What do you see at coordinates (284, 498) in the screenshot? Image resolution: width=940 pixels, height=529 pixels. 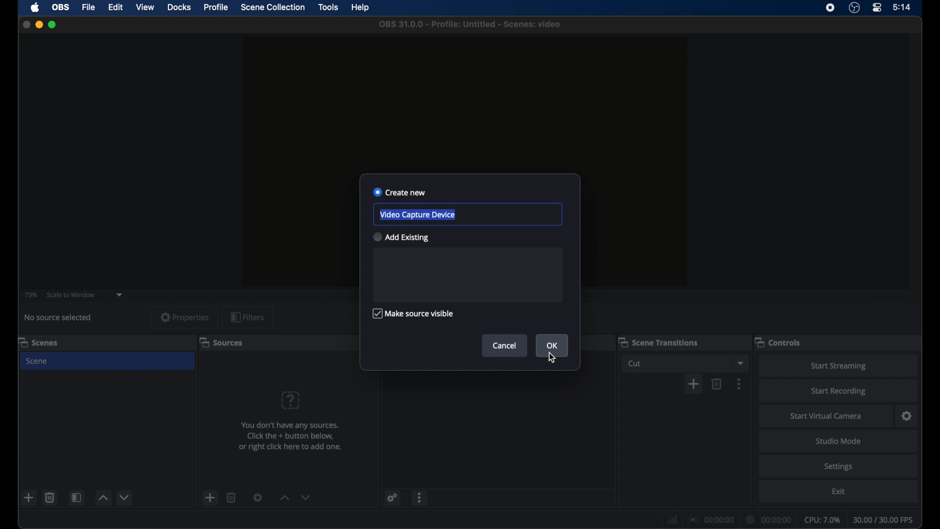 I see `increment` at bounding box center [284, 498].